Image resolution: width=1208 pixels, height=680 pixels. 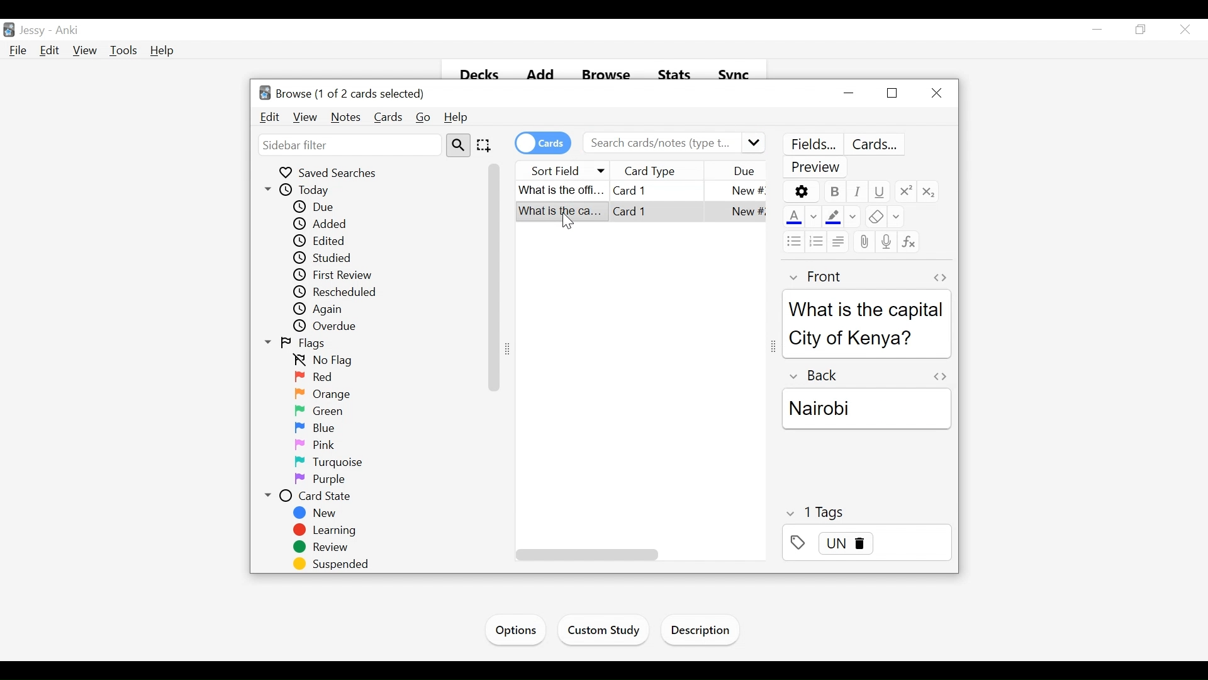 What do you see at coordinates (325, 309) in the screenshot?
I see `Again` at bounding box center [325, 309].